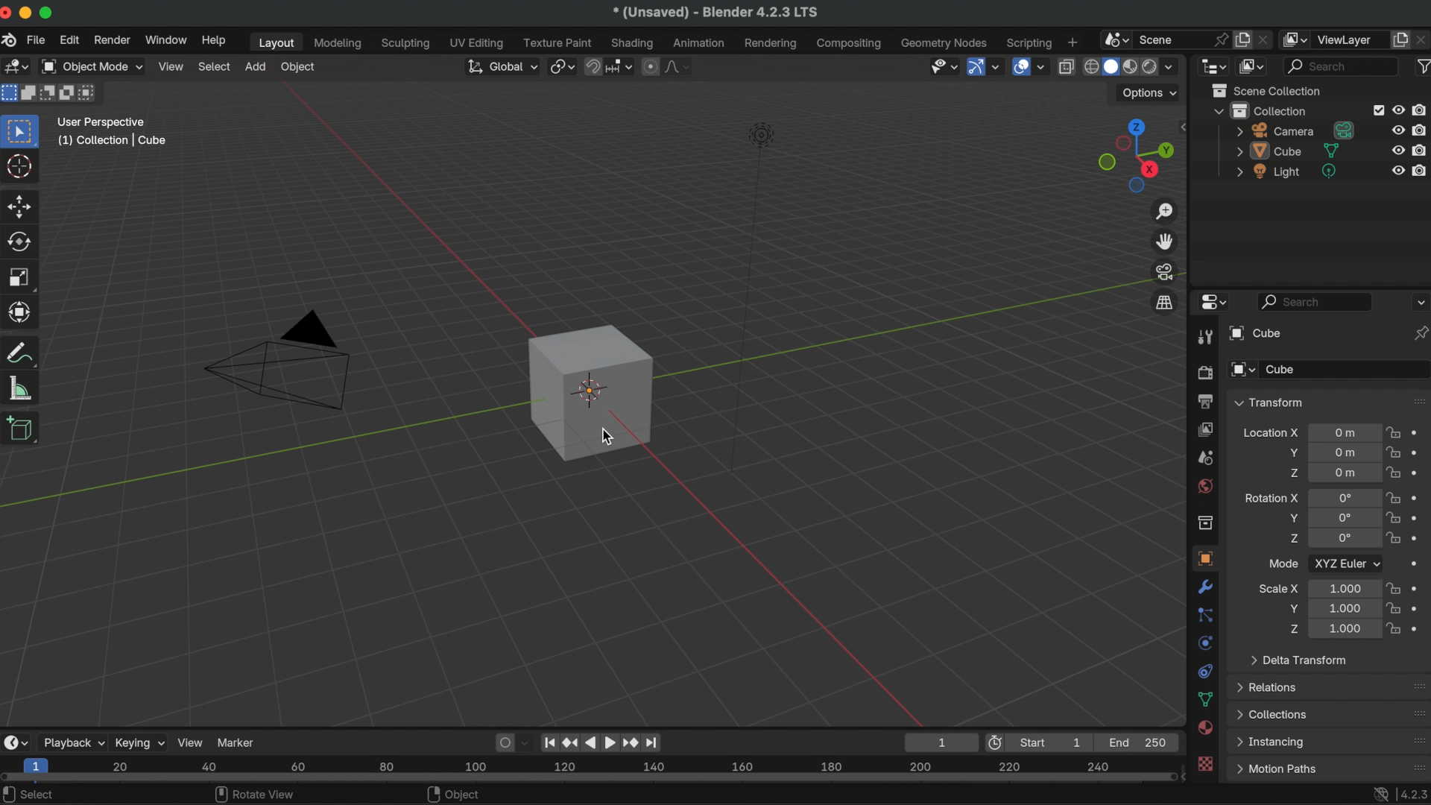  What do you see at coordinates (1204, 429) in the screenshot?
I see `view layer` at bounding box center [1204, 429].